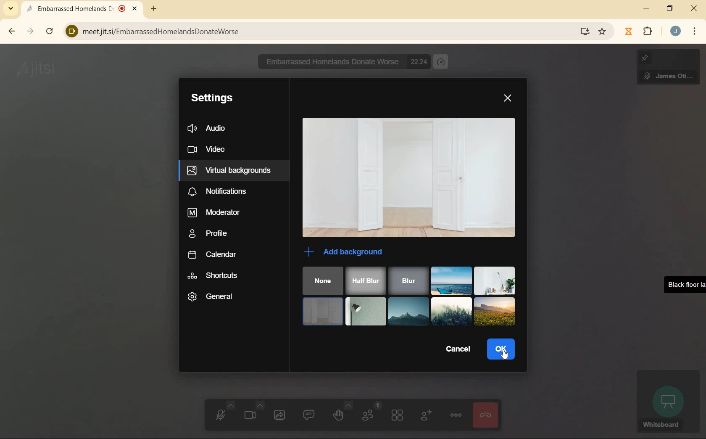  What do you see at coordinates (208, 151) in the screenshot?
I see `video` at bounding box center [208, 151].